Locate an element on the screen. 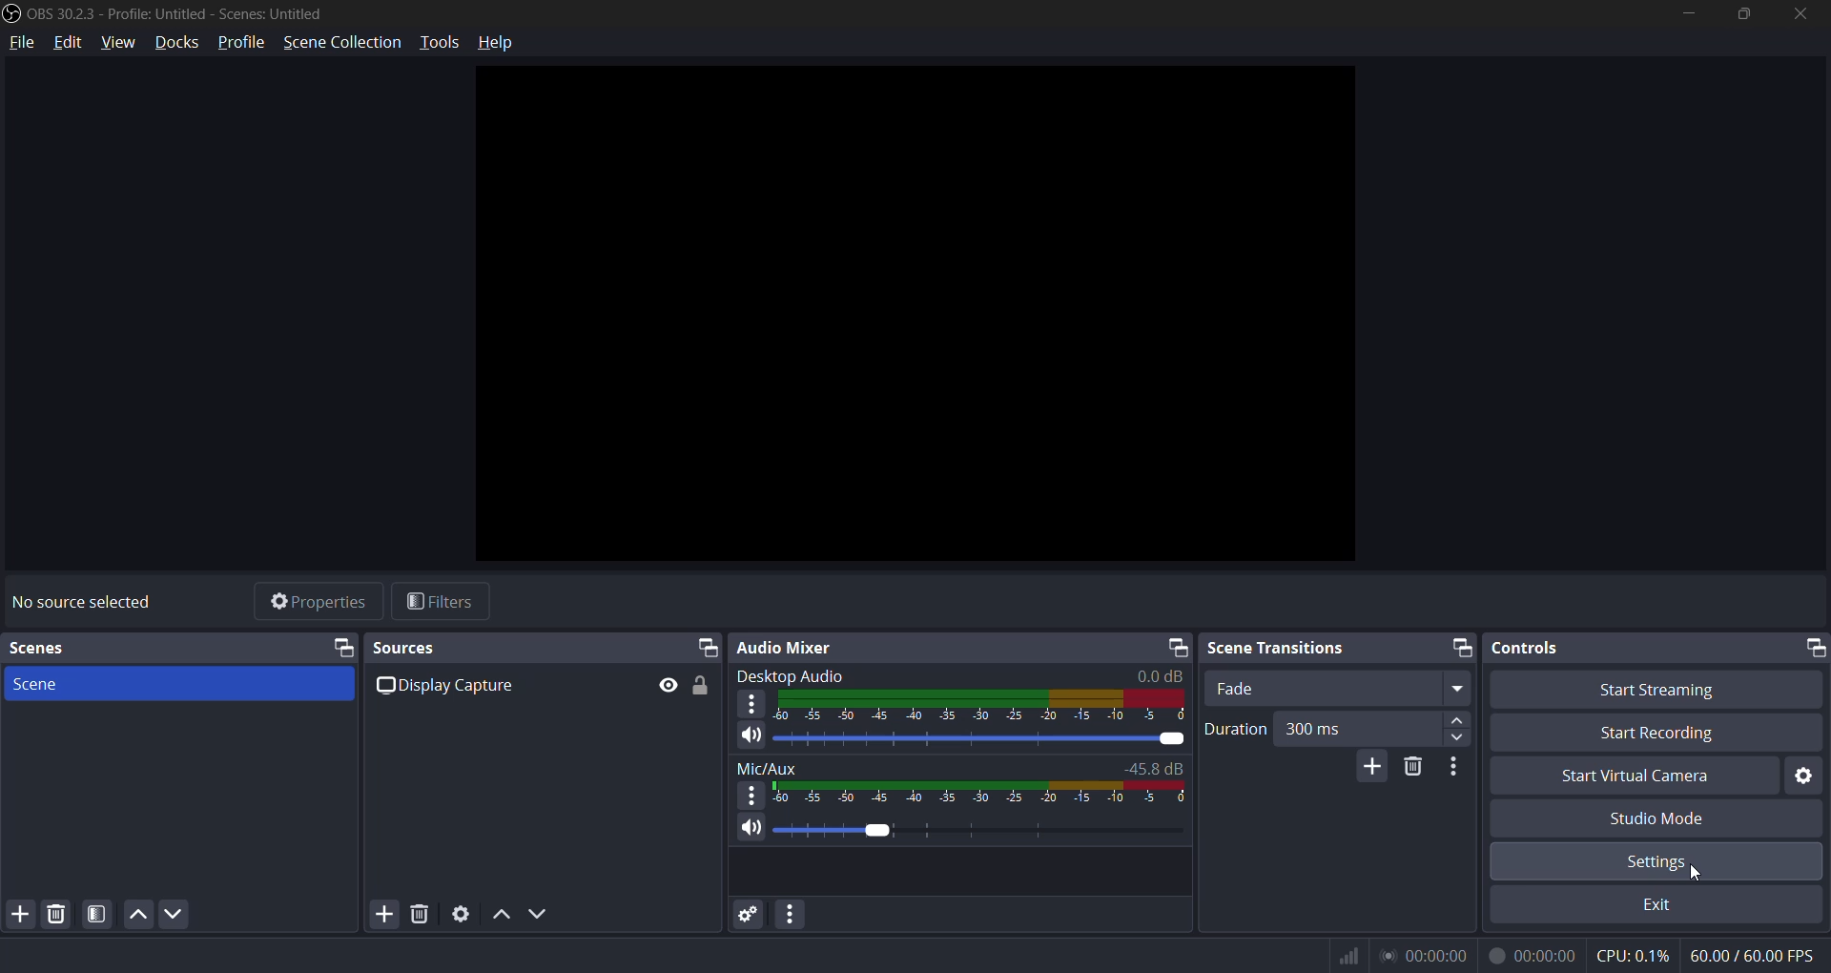 The image size is (1831, 973). OBS 30.2.3 - Profile: Untitled - Scenes: Untitled is located at coordinates (178, 14).